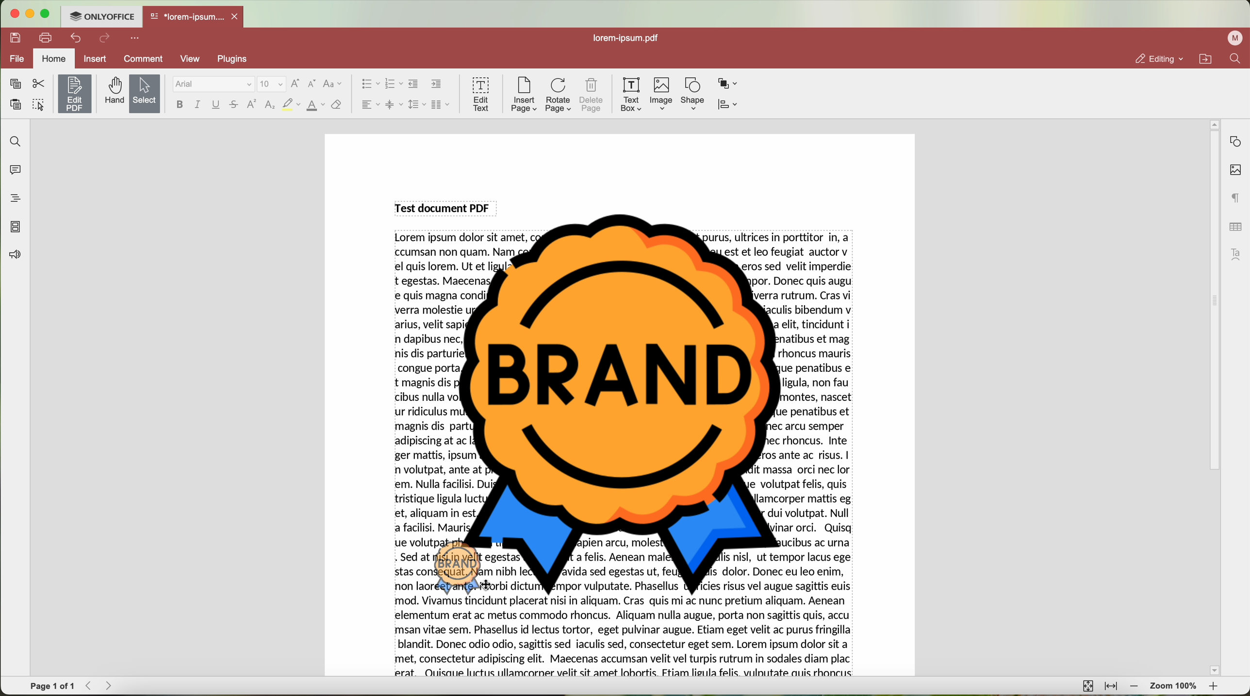 The height and width of the screenshot is (696, 1250). Describe the element at coordinates (272, 84) in the screenshot. I see `size font` at that location.